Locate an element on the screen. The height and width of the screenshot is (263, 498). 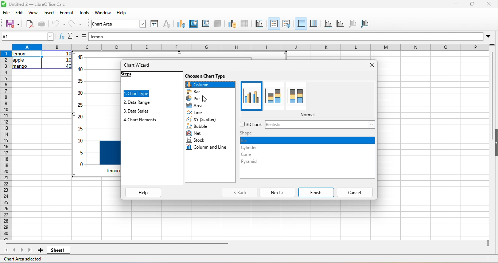
column headings is located at coordinates (249, 47).